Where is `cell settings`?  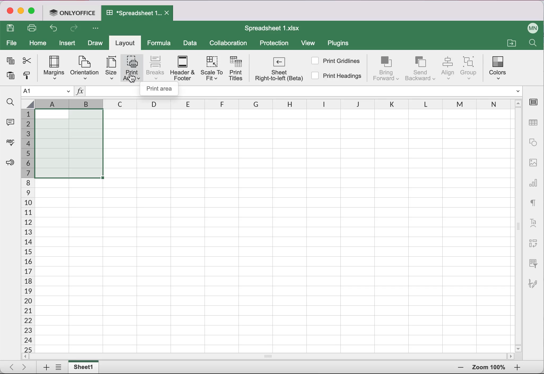
cell settings is located at coordinates (535, 102).